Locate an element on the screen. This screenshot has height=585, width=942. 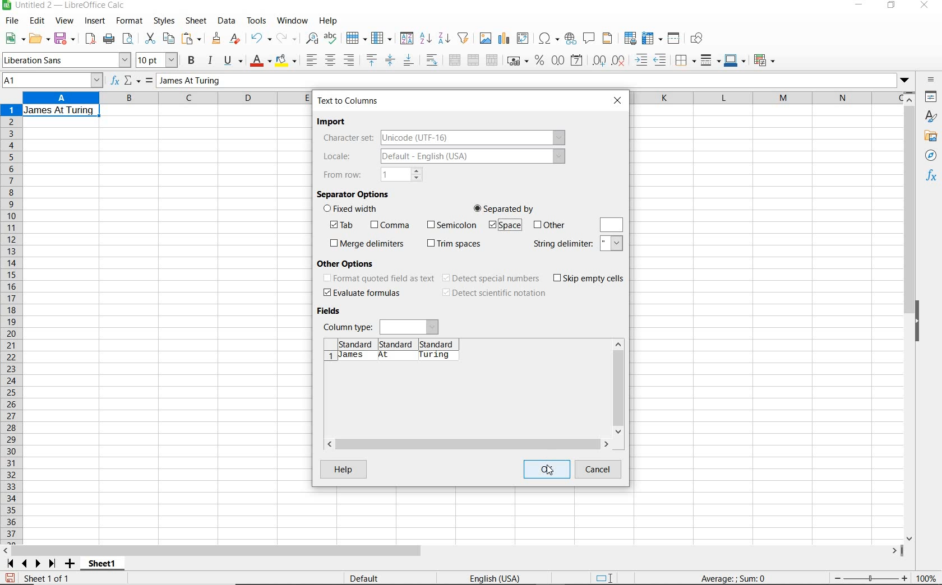
styles is located at coordinates (165, 22).